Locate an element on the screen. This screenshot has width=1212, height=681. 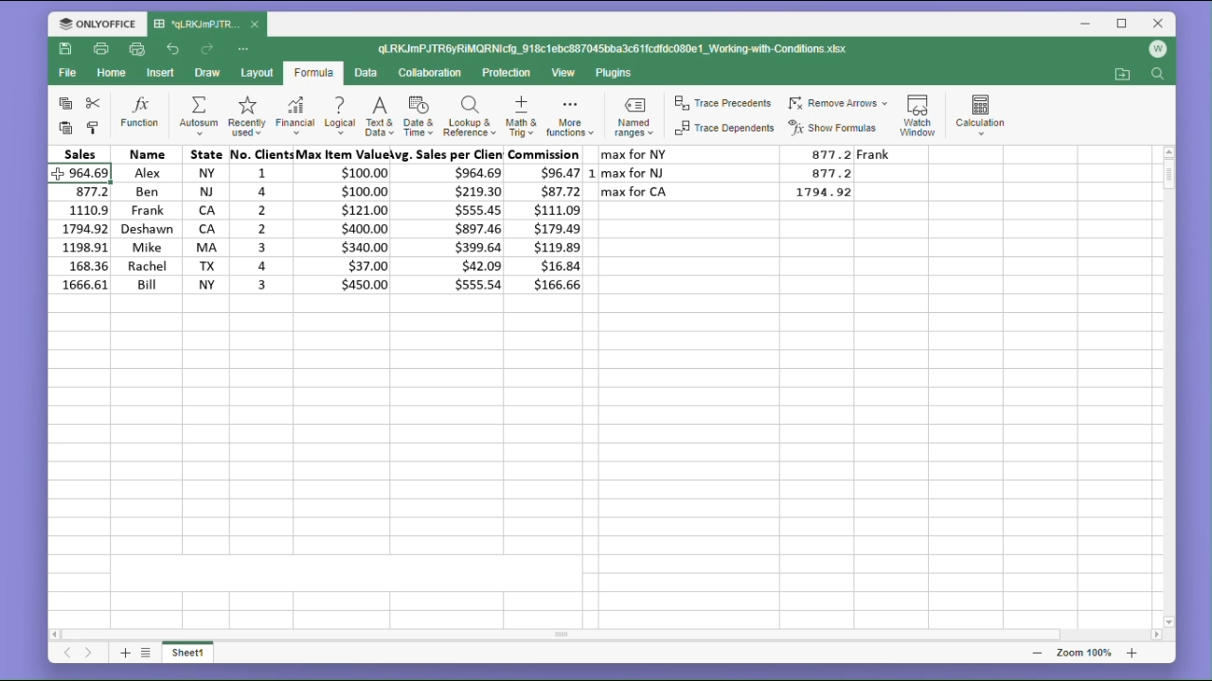
cursor is located at coordinates (58, 172).